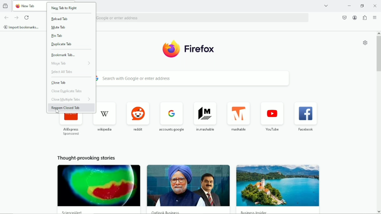  I want to click on account google, so click(170, 114).